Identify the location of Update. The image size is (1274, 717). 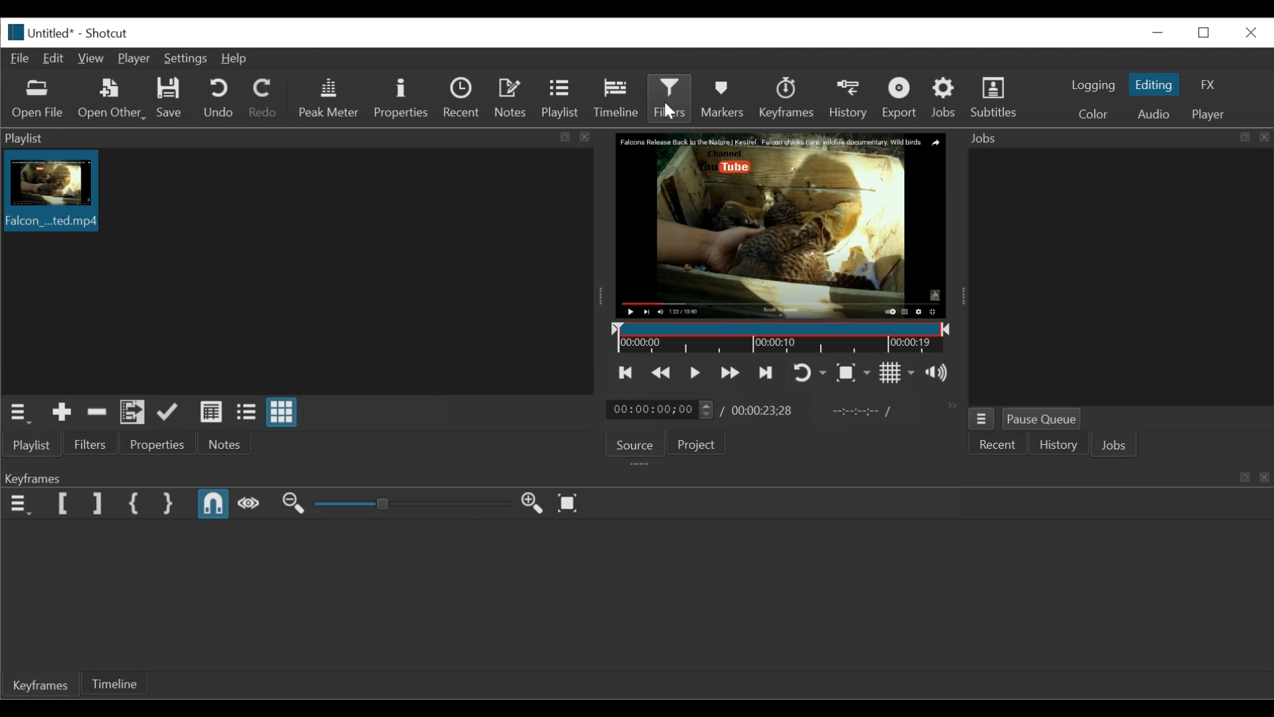
(169, 412).